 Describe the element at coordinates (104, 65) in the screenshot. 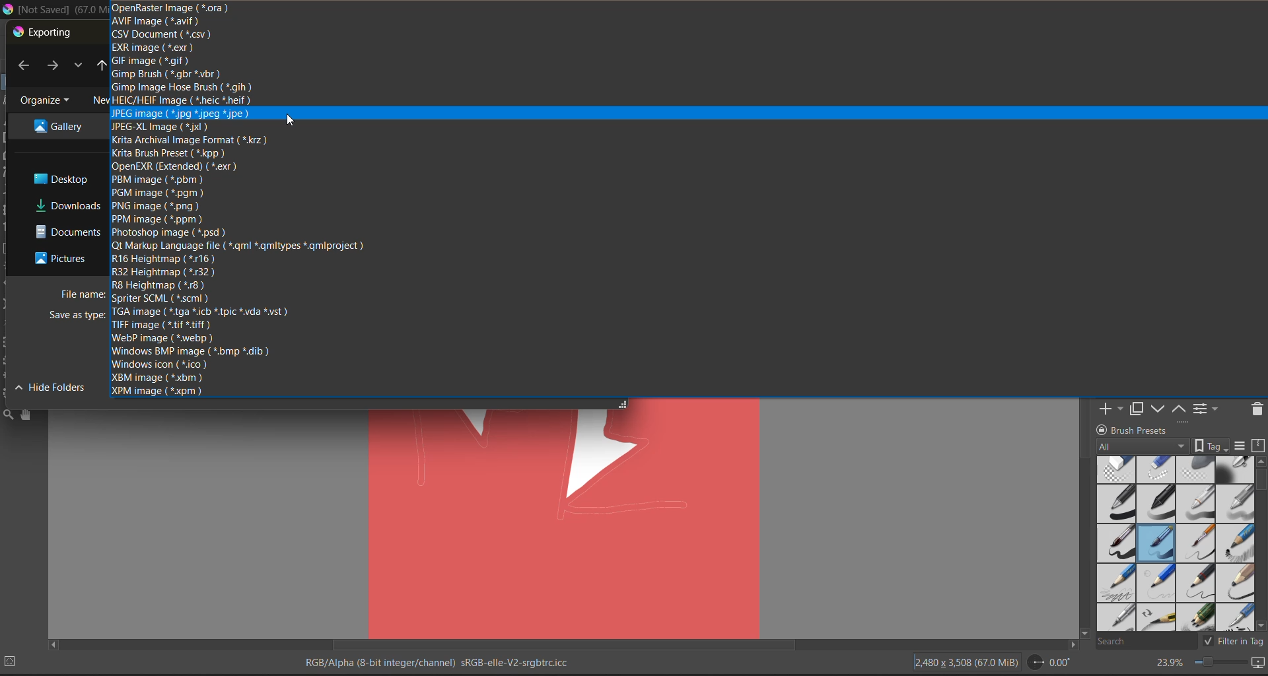

I see `up to desktop` at that location.